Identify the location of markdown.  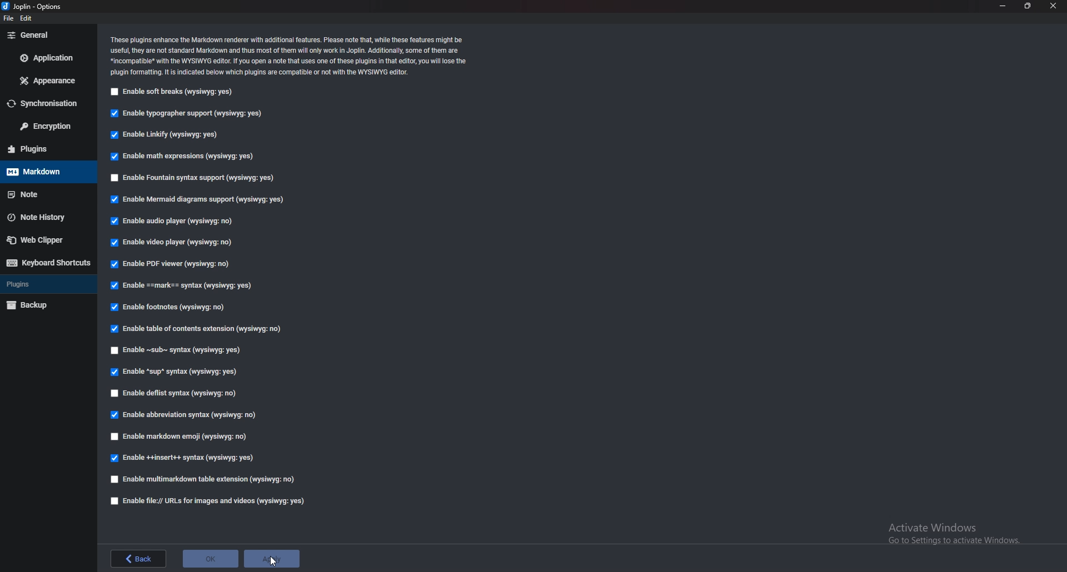
(43, 172).